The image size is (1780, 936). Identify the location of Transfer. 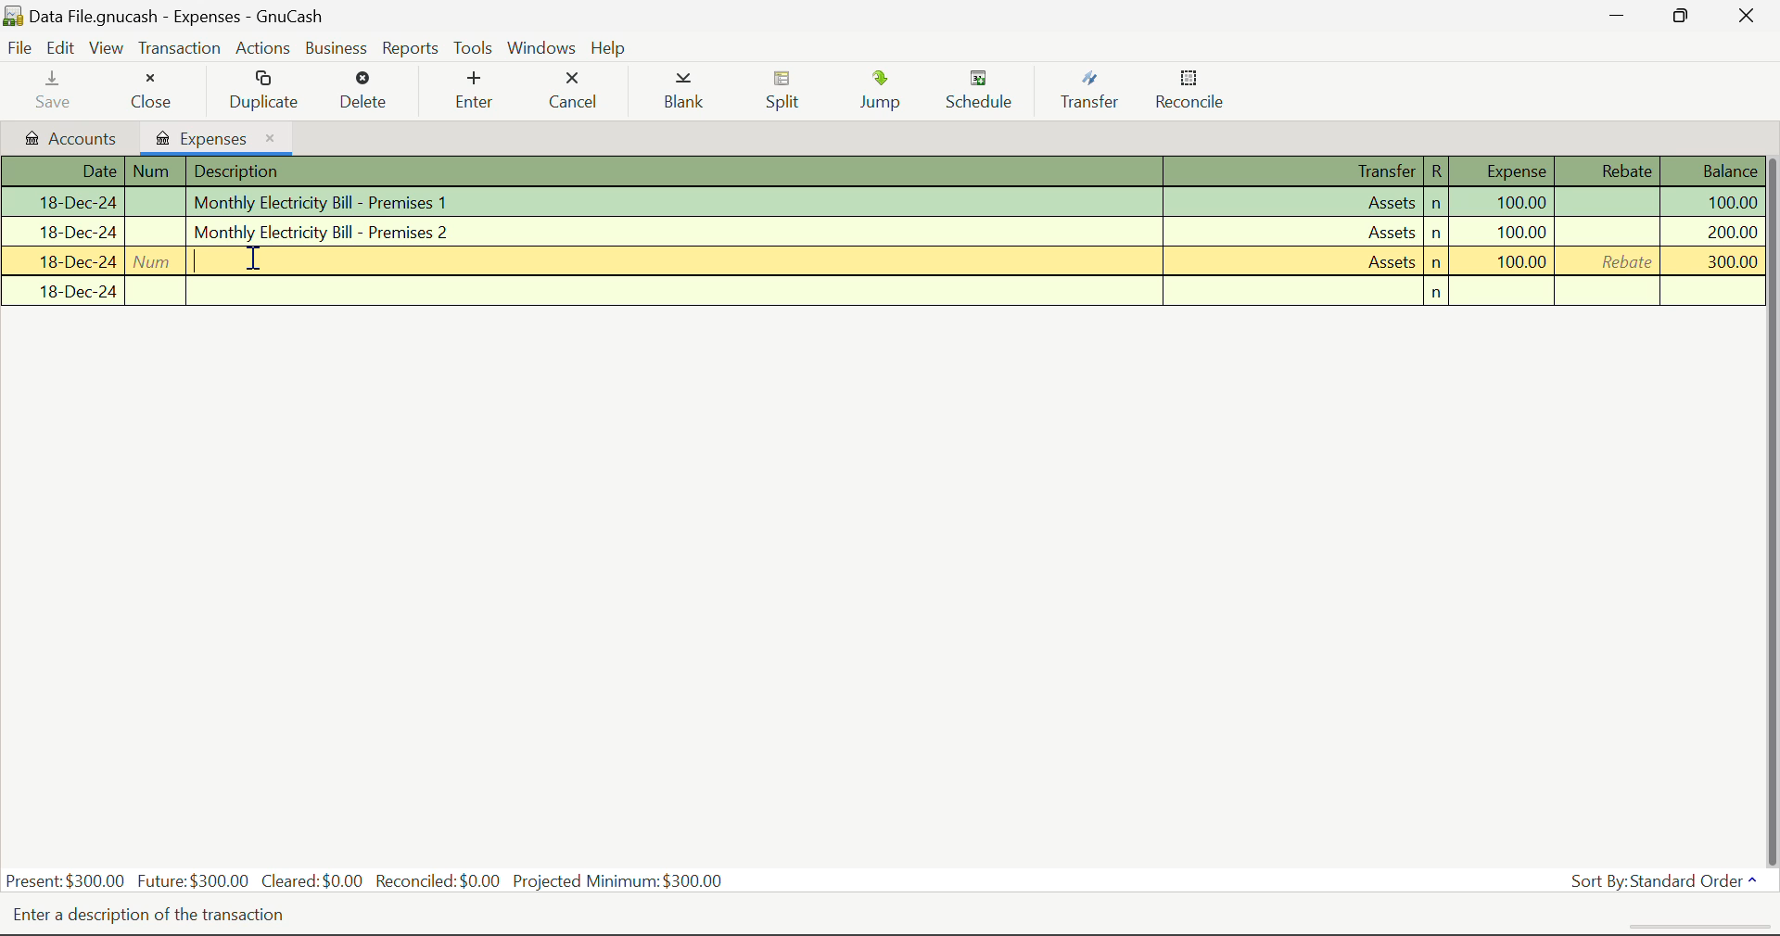
(1094, 94).